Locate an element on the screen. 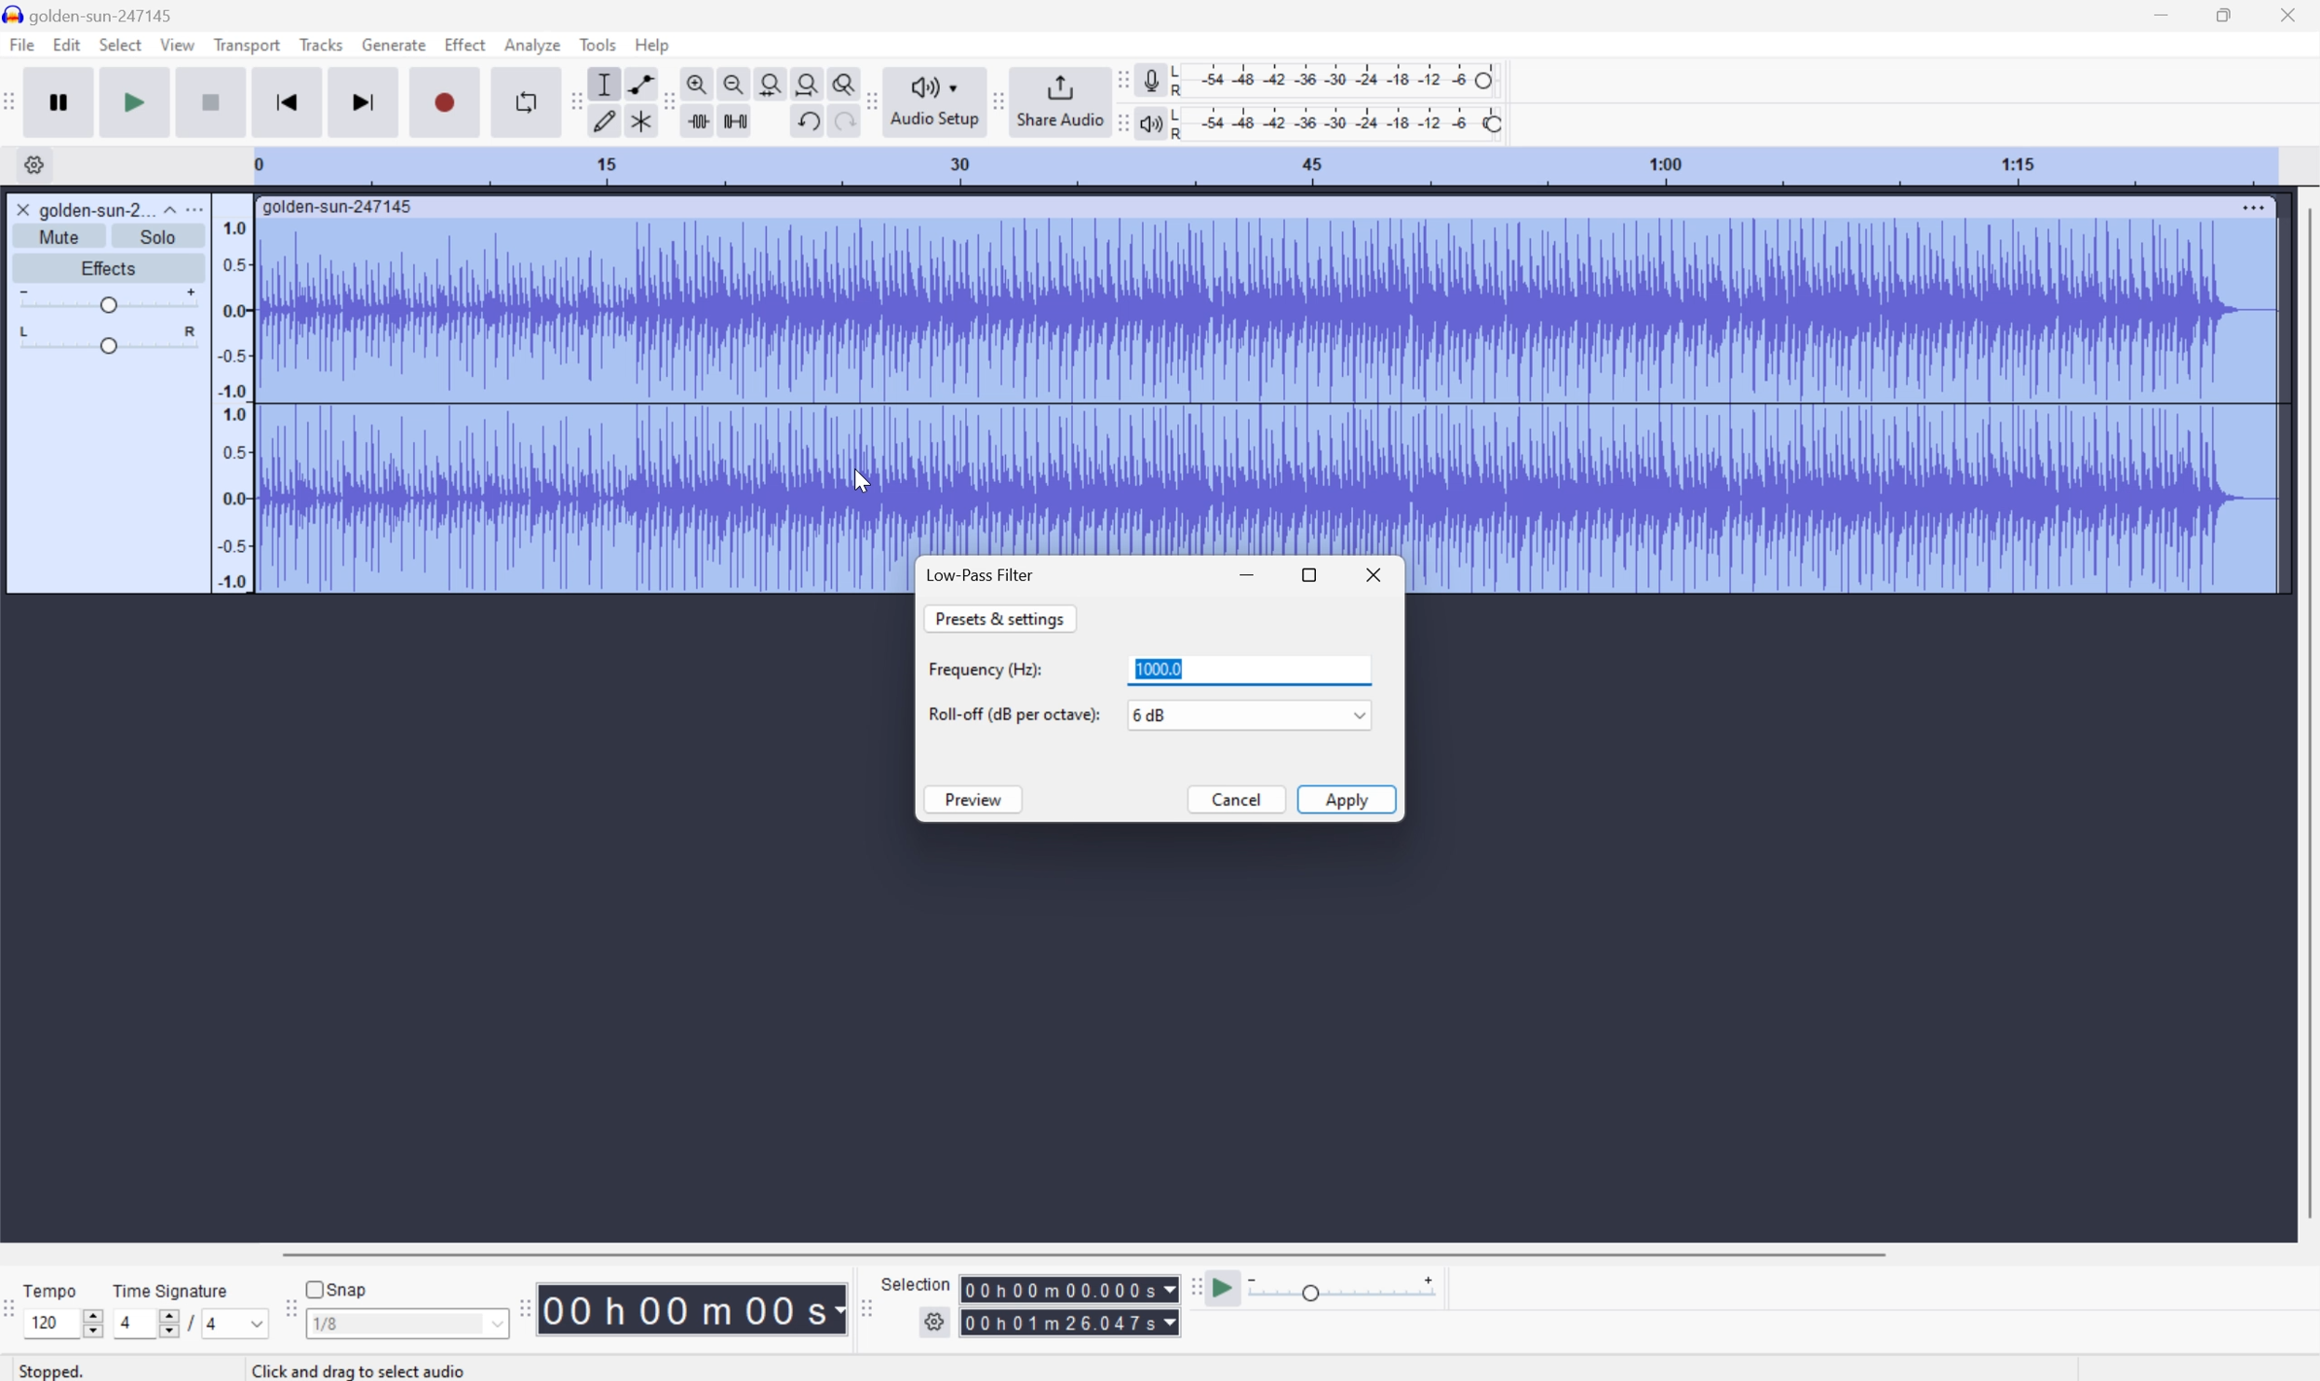 The height and width of the screenshot is (1381, 2320). 4 slider is located at coordinates (142, 1322).